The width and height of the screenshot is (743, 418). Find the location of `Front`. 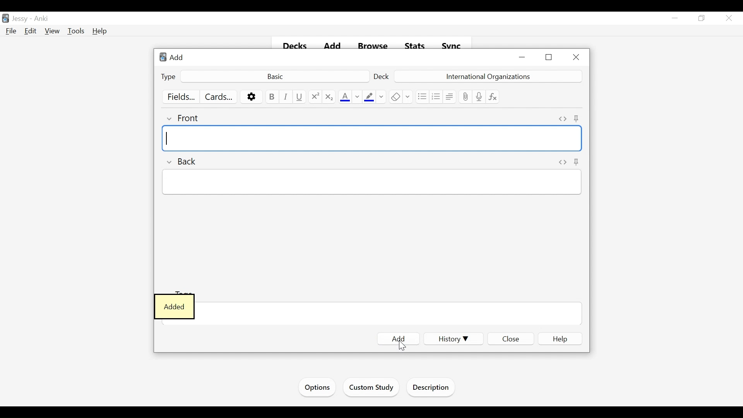

Front is located at coordinates (184, 118).